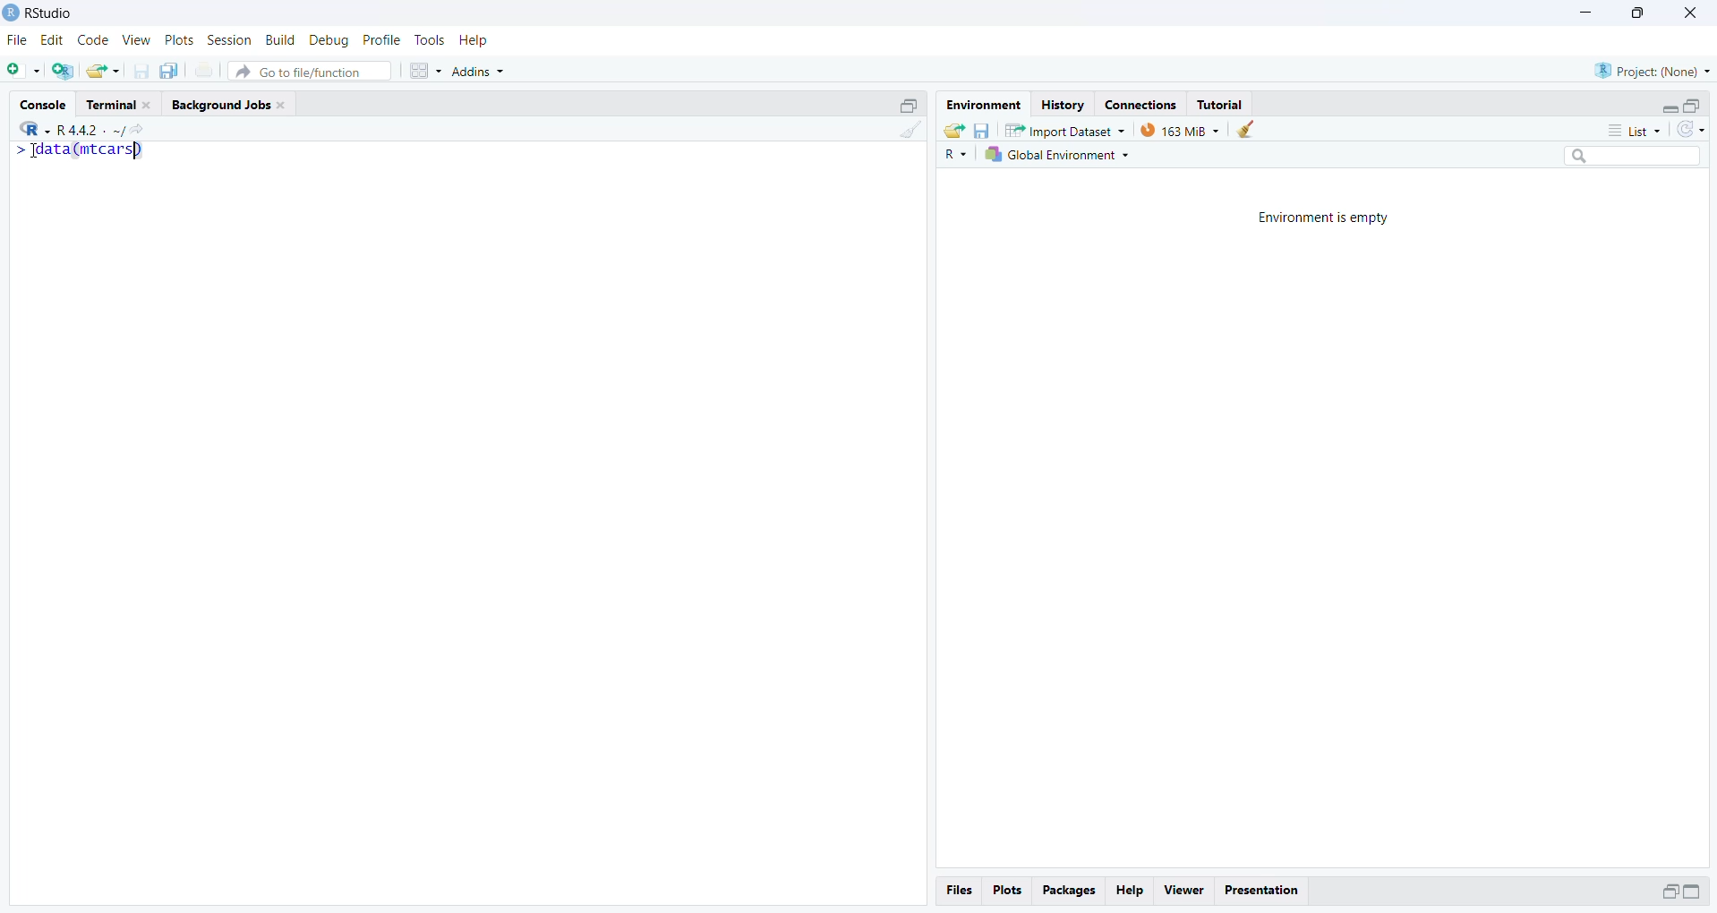 This screenshot has height=913, width=1717. What do you see at coordinates (24, 70) in the screenshot?
I see `add file as` at bounding box center [24, 70].